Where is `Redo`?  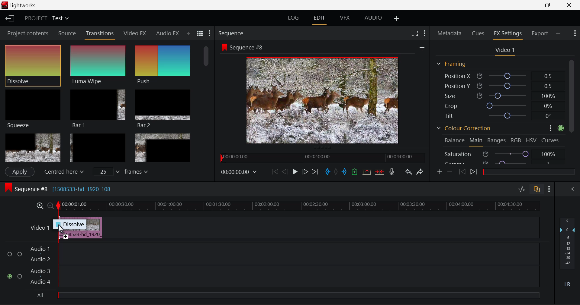 Redo is located at coordinates (420, 172).